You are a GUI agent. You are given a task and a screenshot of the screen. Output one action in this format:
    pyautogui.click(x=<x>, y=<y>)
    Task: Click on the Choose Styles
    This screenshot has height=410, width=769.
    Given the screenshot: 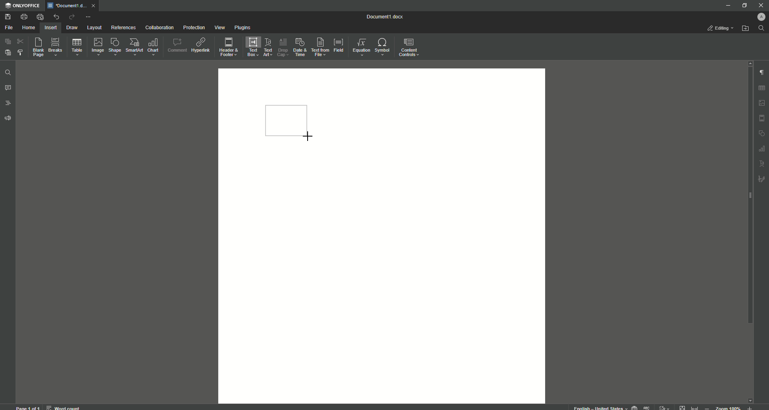 What is the action you would take?
    pyautogui.click(x=21, y=52)
    